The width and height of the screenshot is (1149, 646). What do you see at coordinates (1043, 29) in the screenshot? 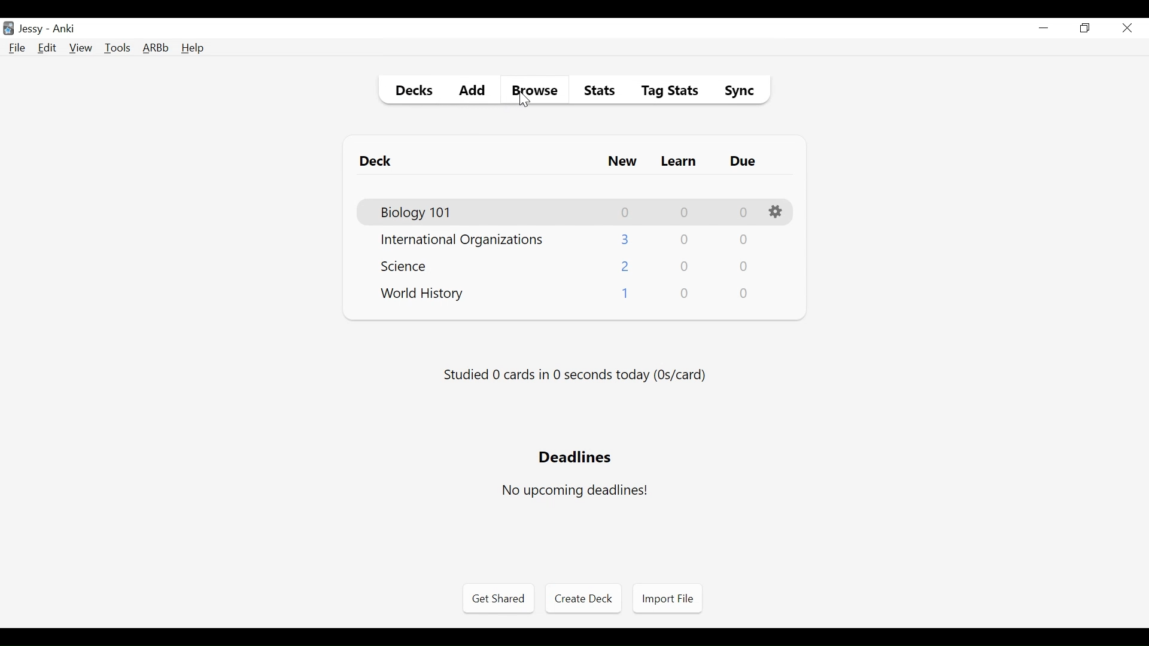
I see `minimize` at bounding box center [1043, 29].